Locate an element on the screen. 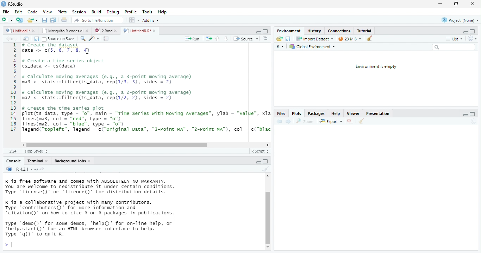 This screenshot has height=253, width=481. Terminal is located at coordinates (35, 161).